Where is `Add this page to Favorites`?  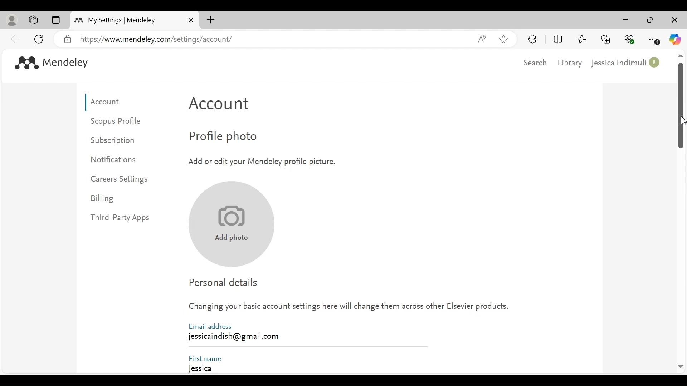 Add this page to Favorites is located at coordinates (503, 39).